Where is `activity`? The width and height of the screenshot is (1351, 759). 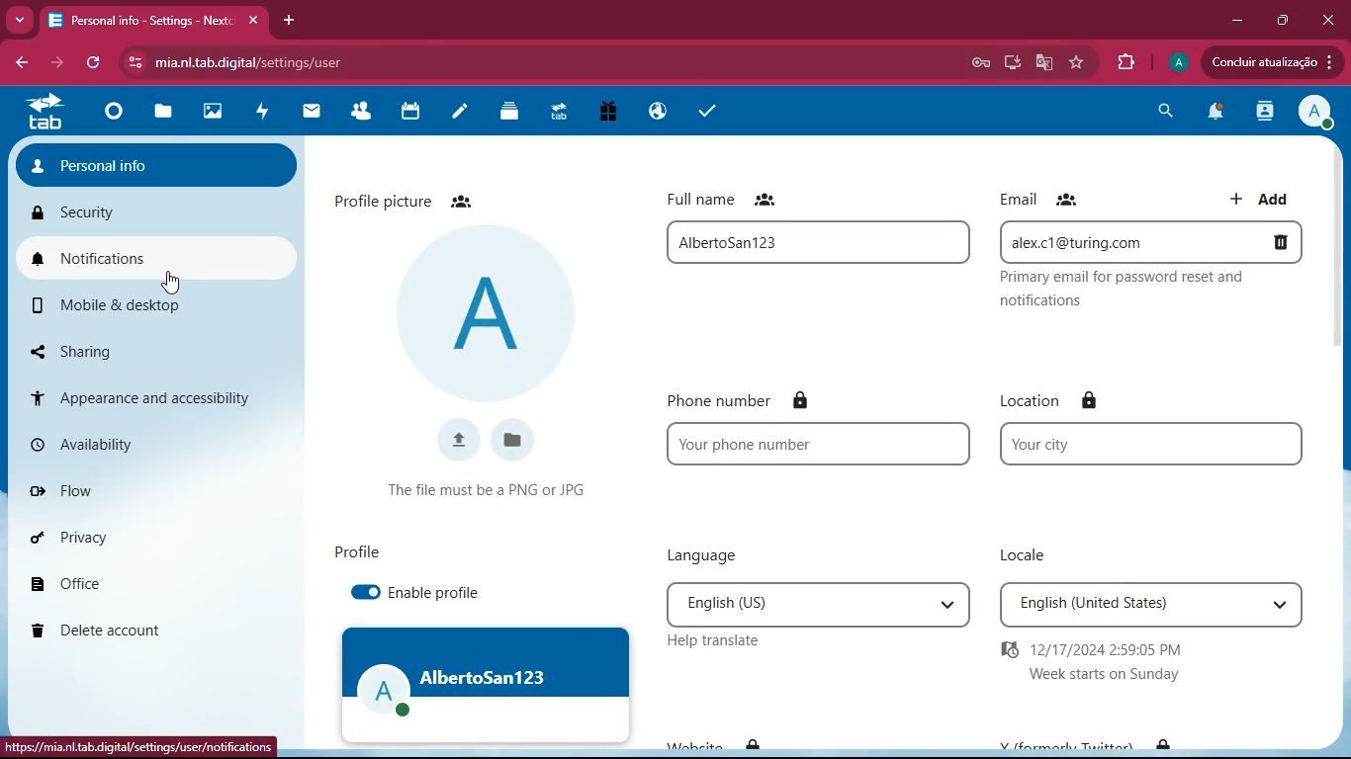 activity is located at coordinates (263, 115).